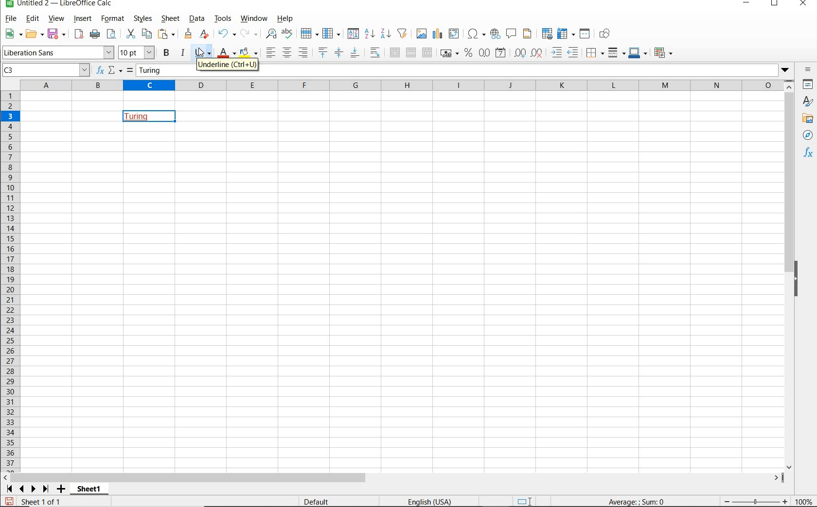 This screenshot has height=507, width=817. I want to click on SPLIT WINDOW, so click(585, 35).